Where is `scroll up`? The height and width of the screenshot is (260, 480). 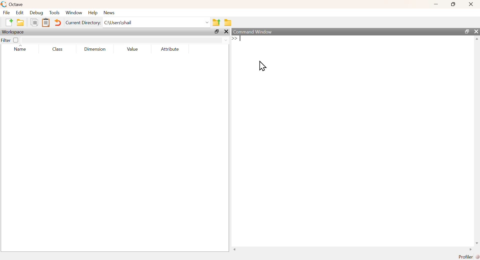 scroll up is located at coordinates (475, 39).